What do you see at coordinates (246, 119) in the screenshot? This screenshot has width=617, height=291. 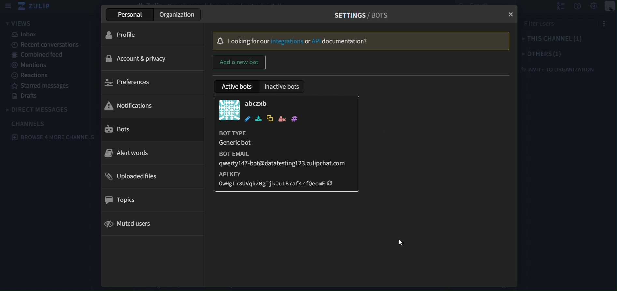 I see `edit bot` at bounding box center [246, 119].